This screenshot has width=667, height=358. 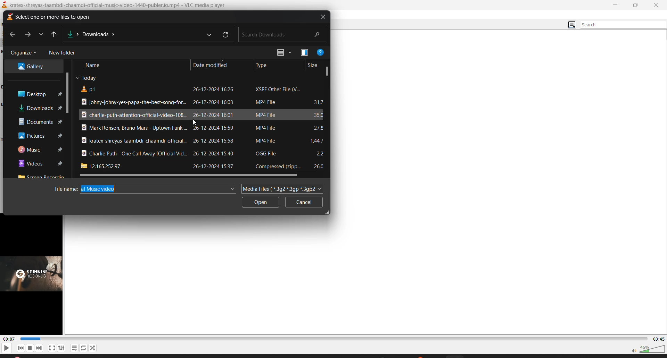 I want to click on file type, so click(x=269, y=103).